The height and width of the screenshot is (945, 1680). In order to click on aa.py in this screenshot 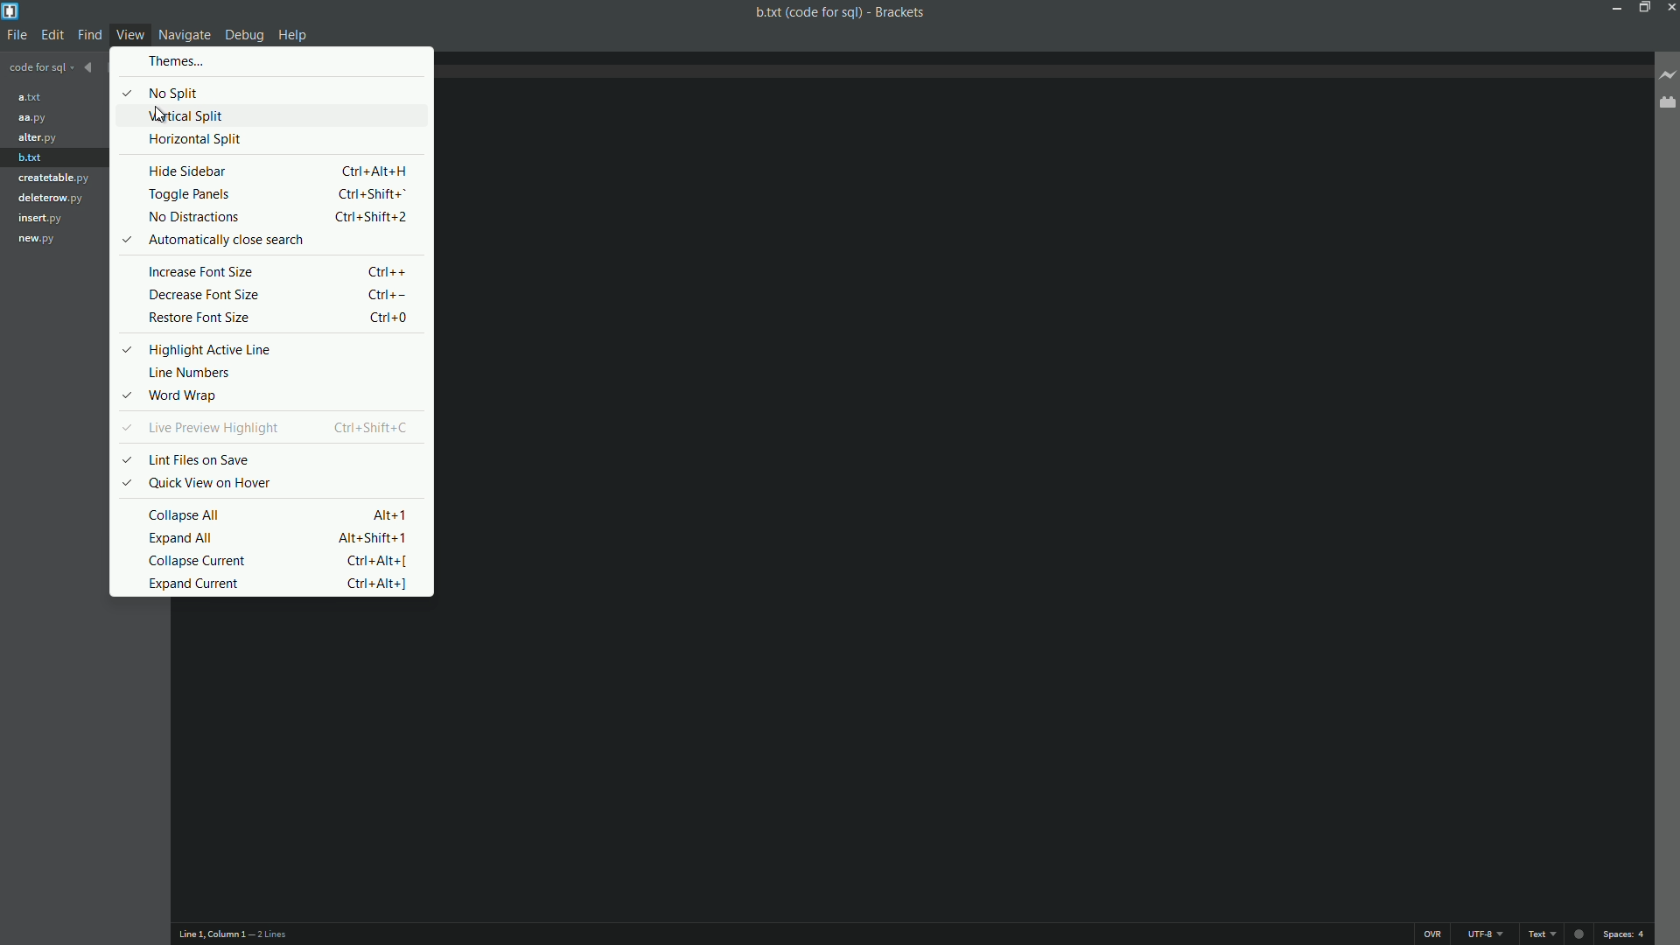, I will do `click(32, 117)`.